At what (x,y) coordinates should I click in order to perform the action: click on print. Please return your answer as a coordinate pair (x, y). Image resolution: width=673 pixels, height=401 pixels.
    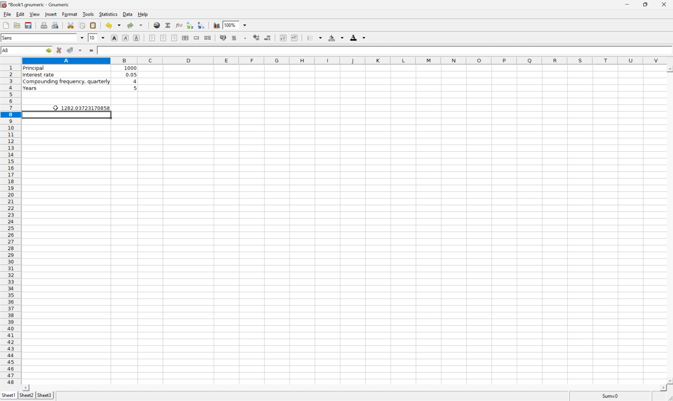
    Looking at the image, I should click on (44, 25).